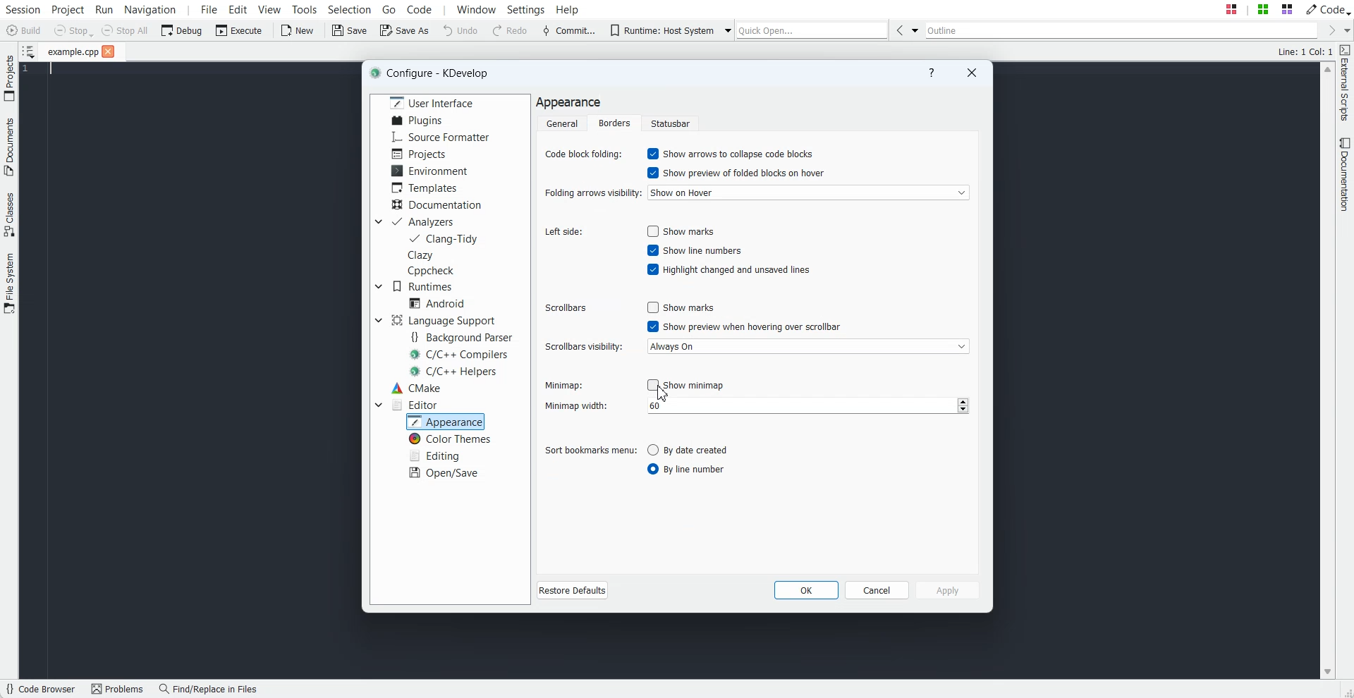  I want to click on Go Forward, so click(1327, 30).